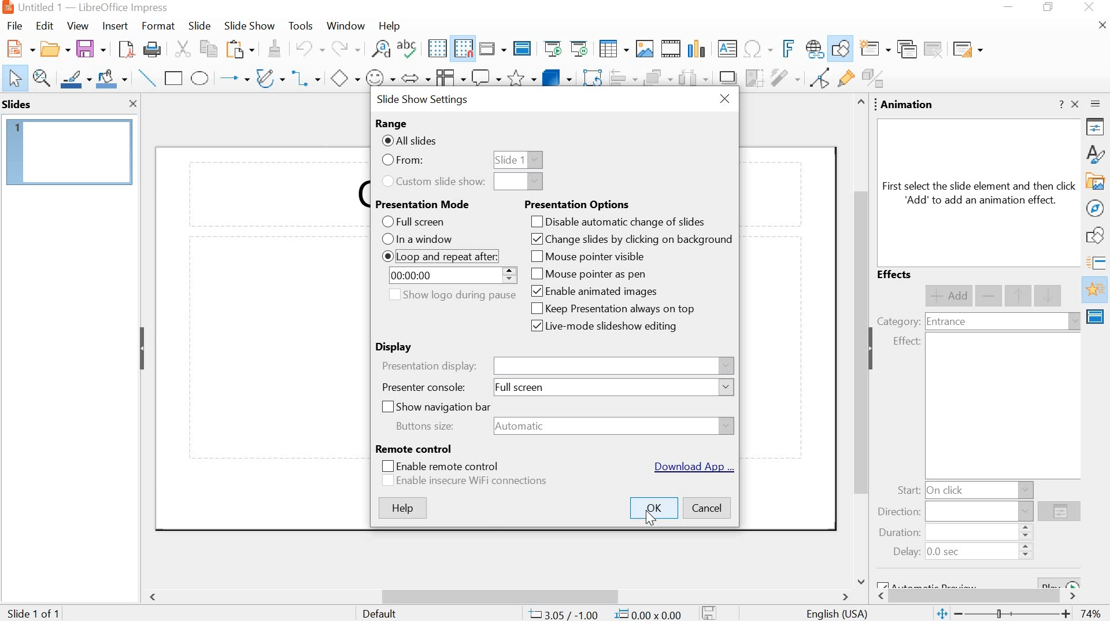 The width and height of the screenshot is (1110, 621). Describe the element at coordinates (380, 51) in the screenshot. I see `find` at that location.